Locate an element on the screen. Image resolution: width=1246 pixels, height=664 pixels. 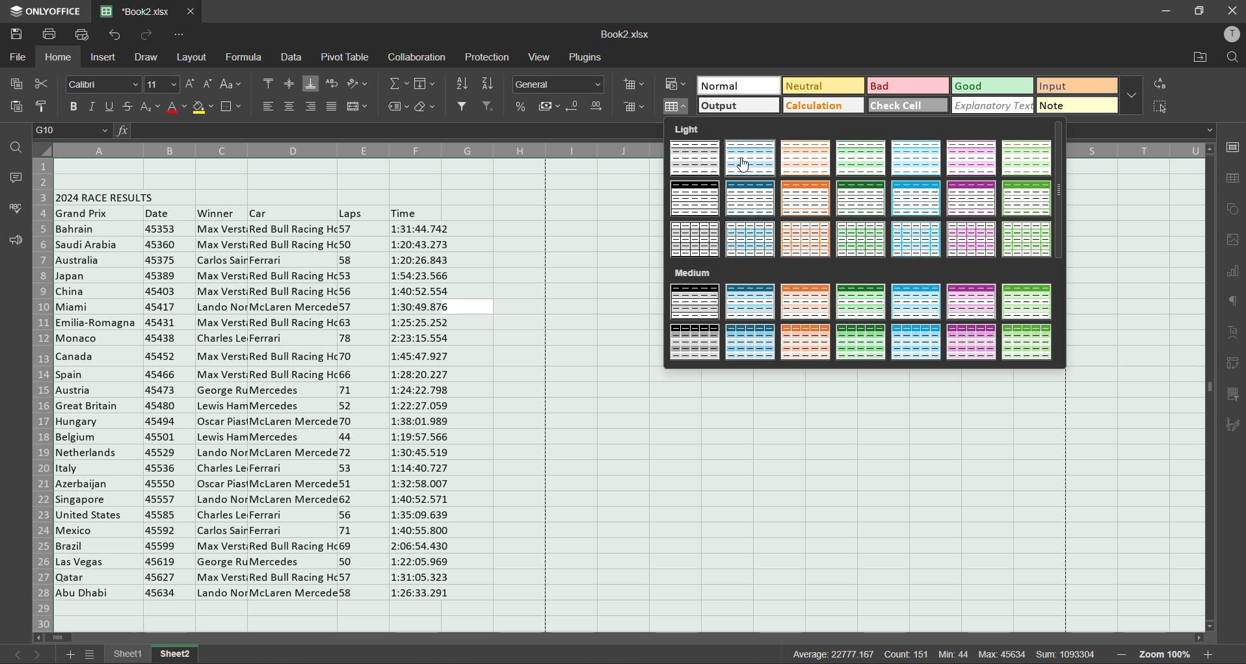
table style medium 7 is located at coordinates (1028, 303).